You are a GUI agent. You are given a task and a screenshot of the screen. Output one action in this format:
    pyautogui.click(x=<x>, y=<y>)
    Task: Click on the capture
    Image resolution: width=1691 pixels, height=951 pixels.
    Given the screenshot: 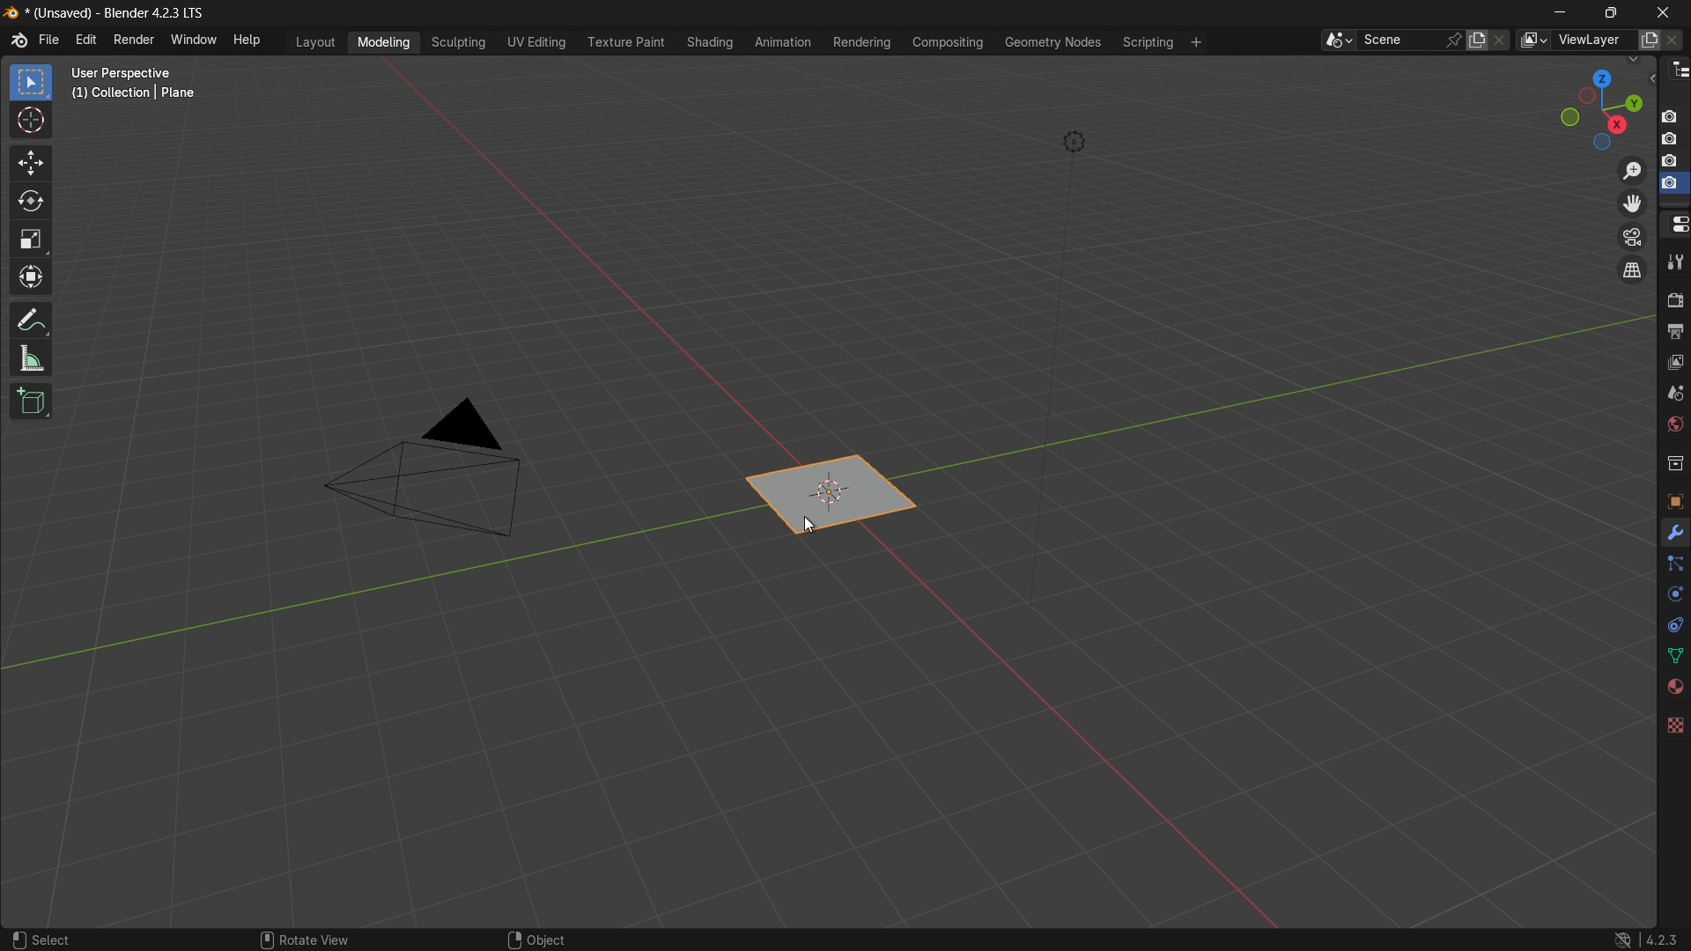 What is the action you would take?
    pyautogui.click(x=1673, y=113)
    